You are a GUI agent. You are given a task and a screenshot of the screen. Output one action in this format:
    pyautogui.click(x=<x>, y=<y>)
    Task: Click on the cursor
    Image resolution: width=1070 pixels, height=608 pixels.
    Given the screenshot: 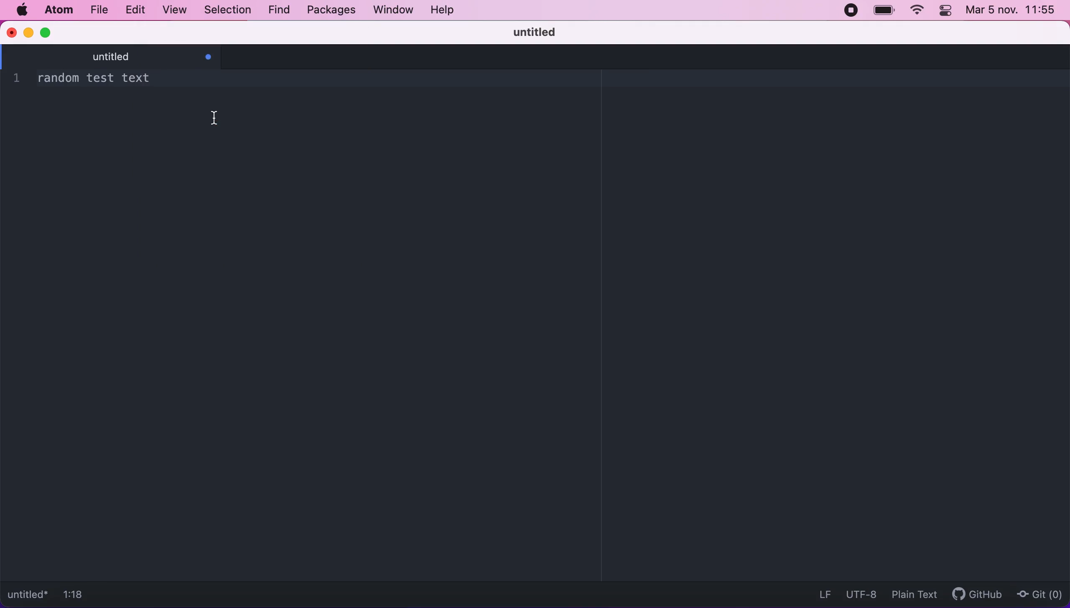 What is the action you would take?
    pyautogui.click(x=219, y=118)
    